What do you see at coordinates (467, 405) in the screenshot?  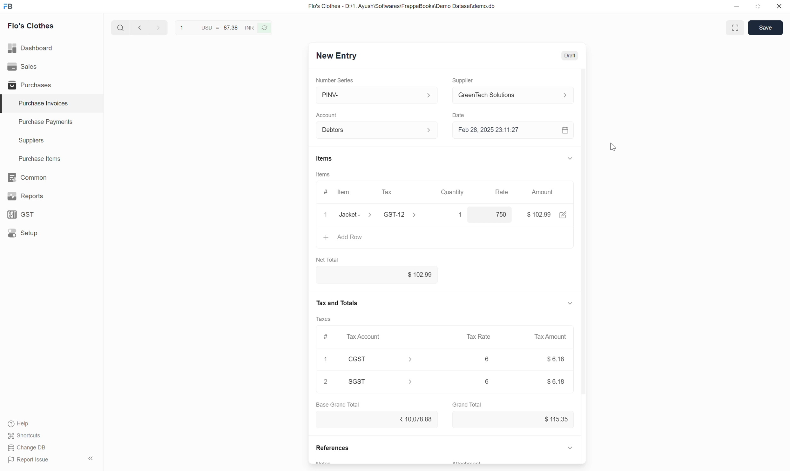 I see `Grand Total` at bounding box center [467, 405].